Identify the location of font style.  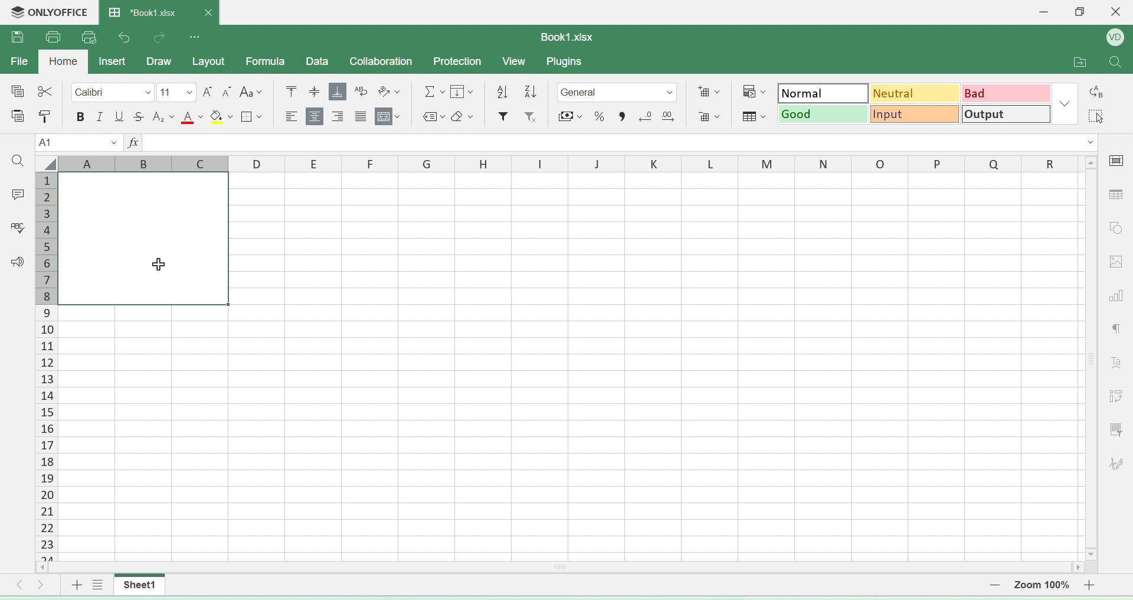
(1115, 365).